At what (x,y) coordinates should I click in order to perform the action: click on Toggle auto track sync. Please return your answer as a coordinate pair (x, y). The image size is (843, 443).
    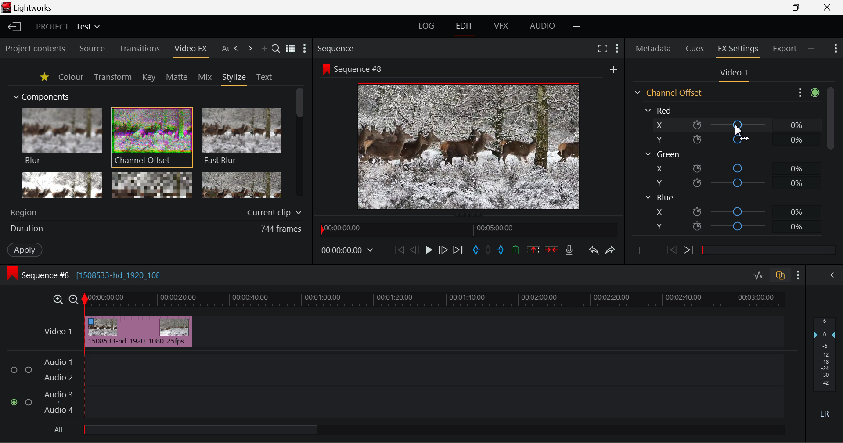
    Looking at the image, I should click on (779, 275).